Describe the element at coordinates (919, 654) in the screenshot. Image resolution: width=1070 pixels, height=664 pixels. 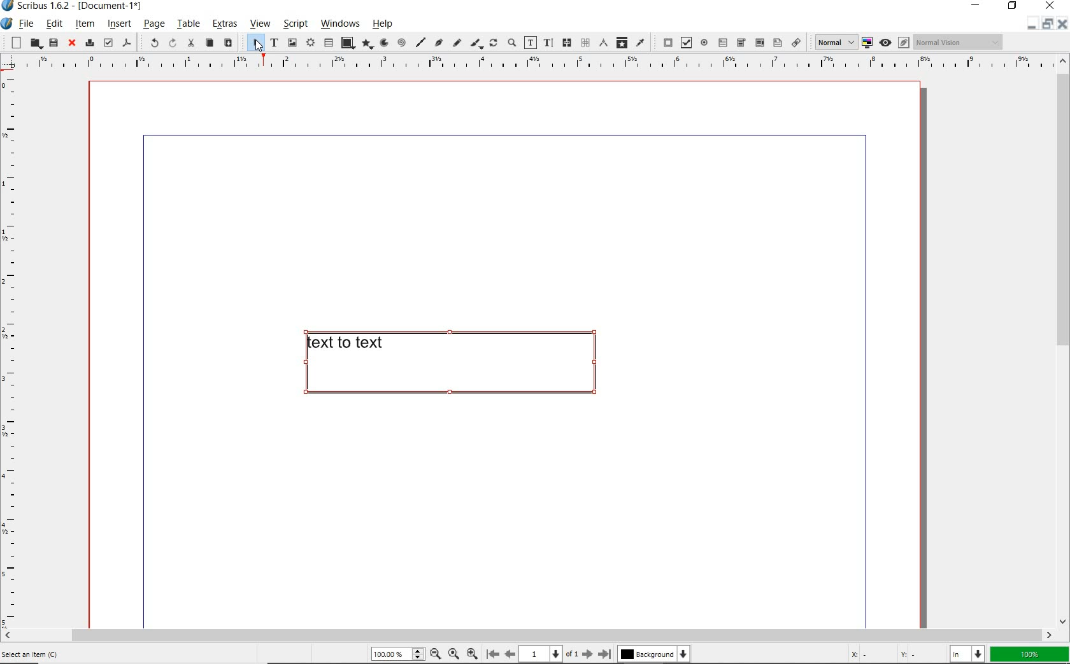
I see `Y: -` at that location.